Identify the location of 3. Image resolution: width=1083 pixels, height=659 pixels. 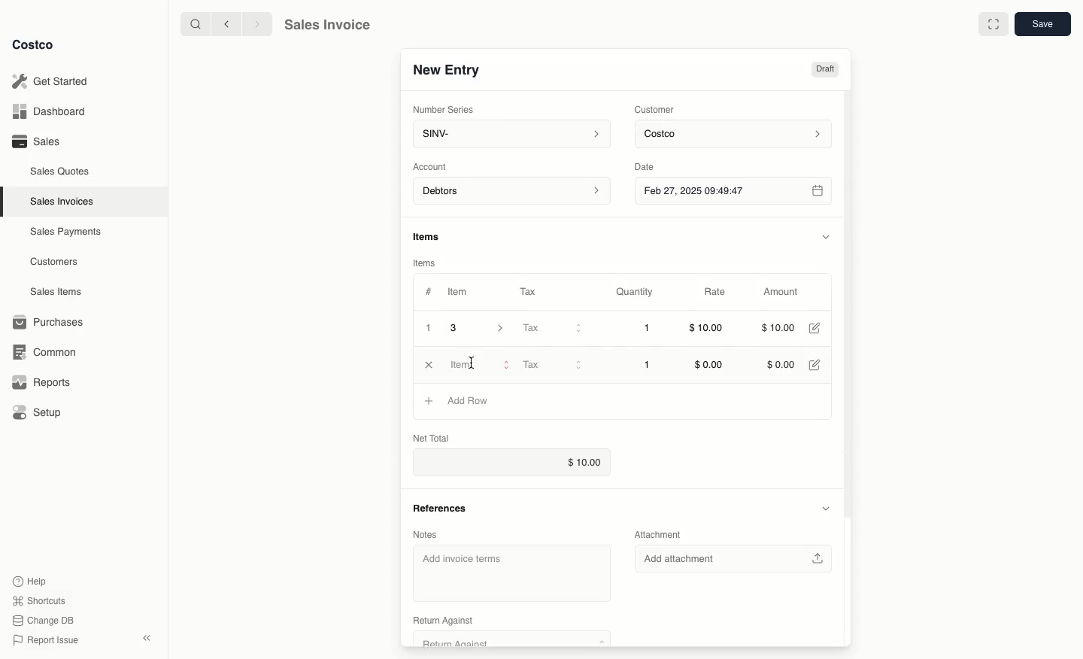
(481, 328).